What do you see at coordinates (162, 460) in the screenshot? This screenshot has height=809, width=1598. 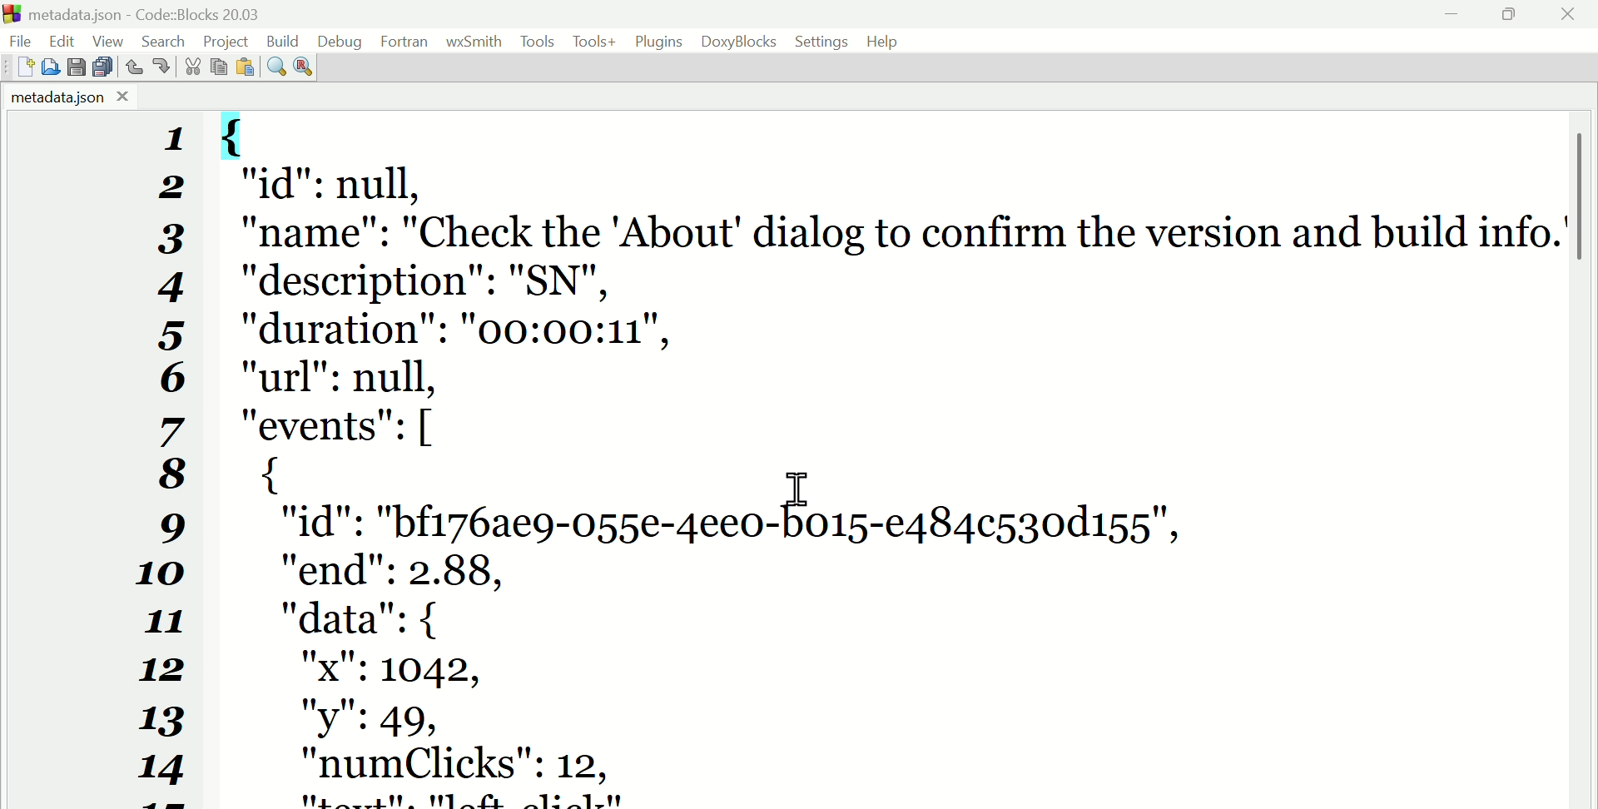 I see `1234567891011121314` at bounding box center [162, 460].